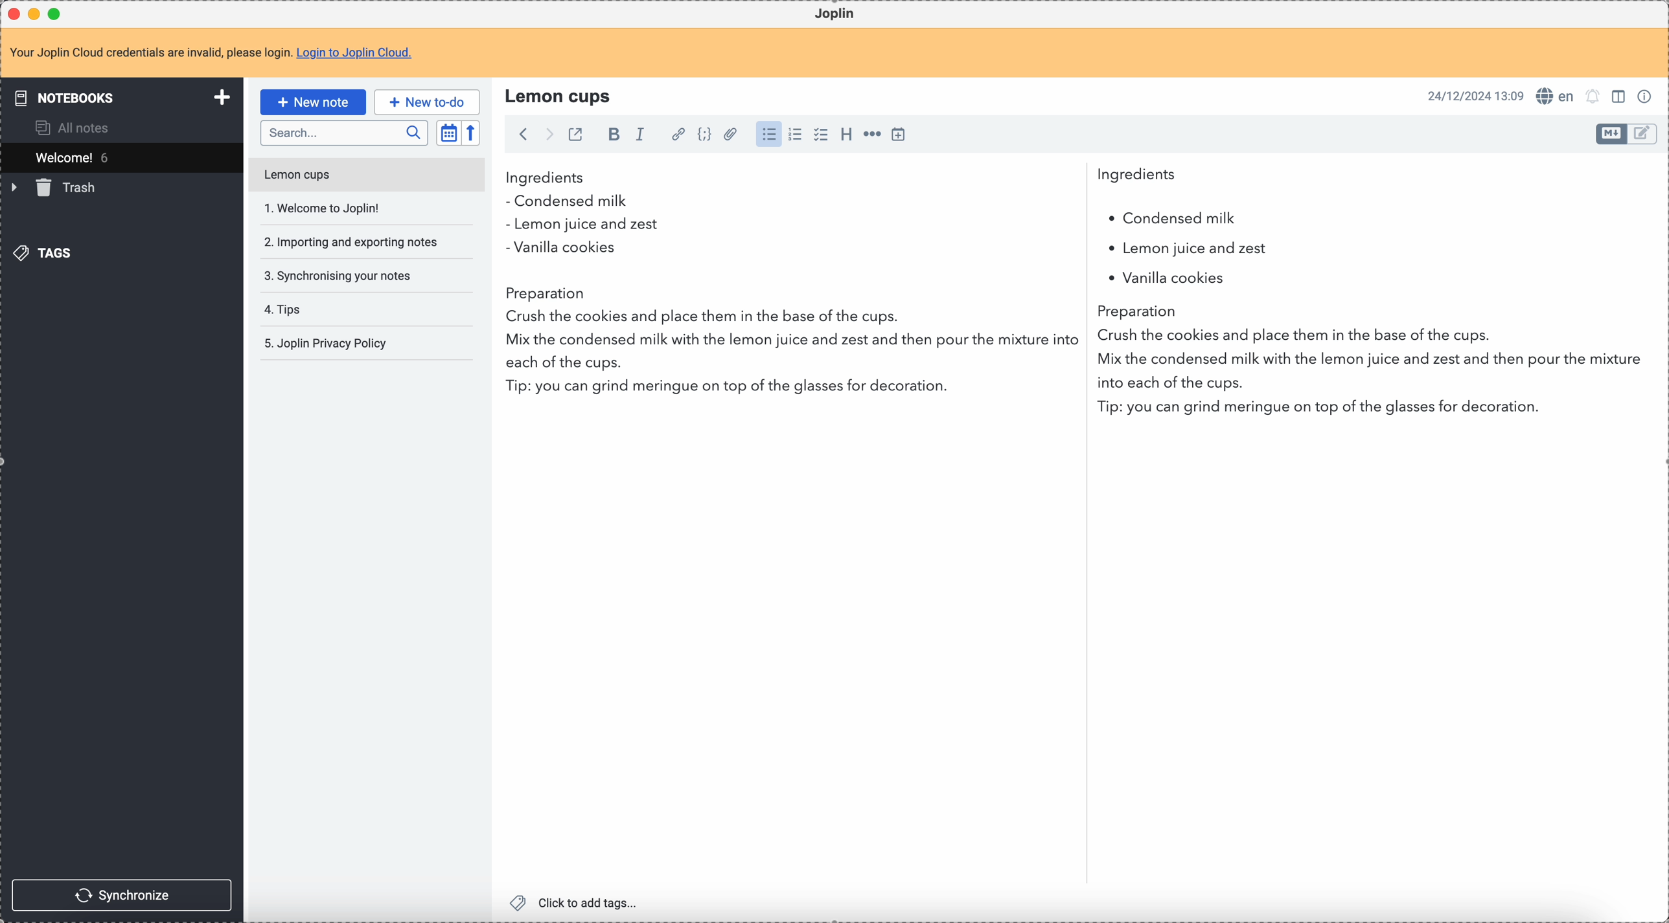 This screenshot has width=1669, height=923. Describe the element at coordinates (561, 249) in the screenshot. I see `vanilla cookies` at that location.